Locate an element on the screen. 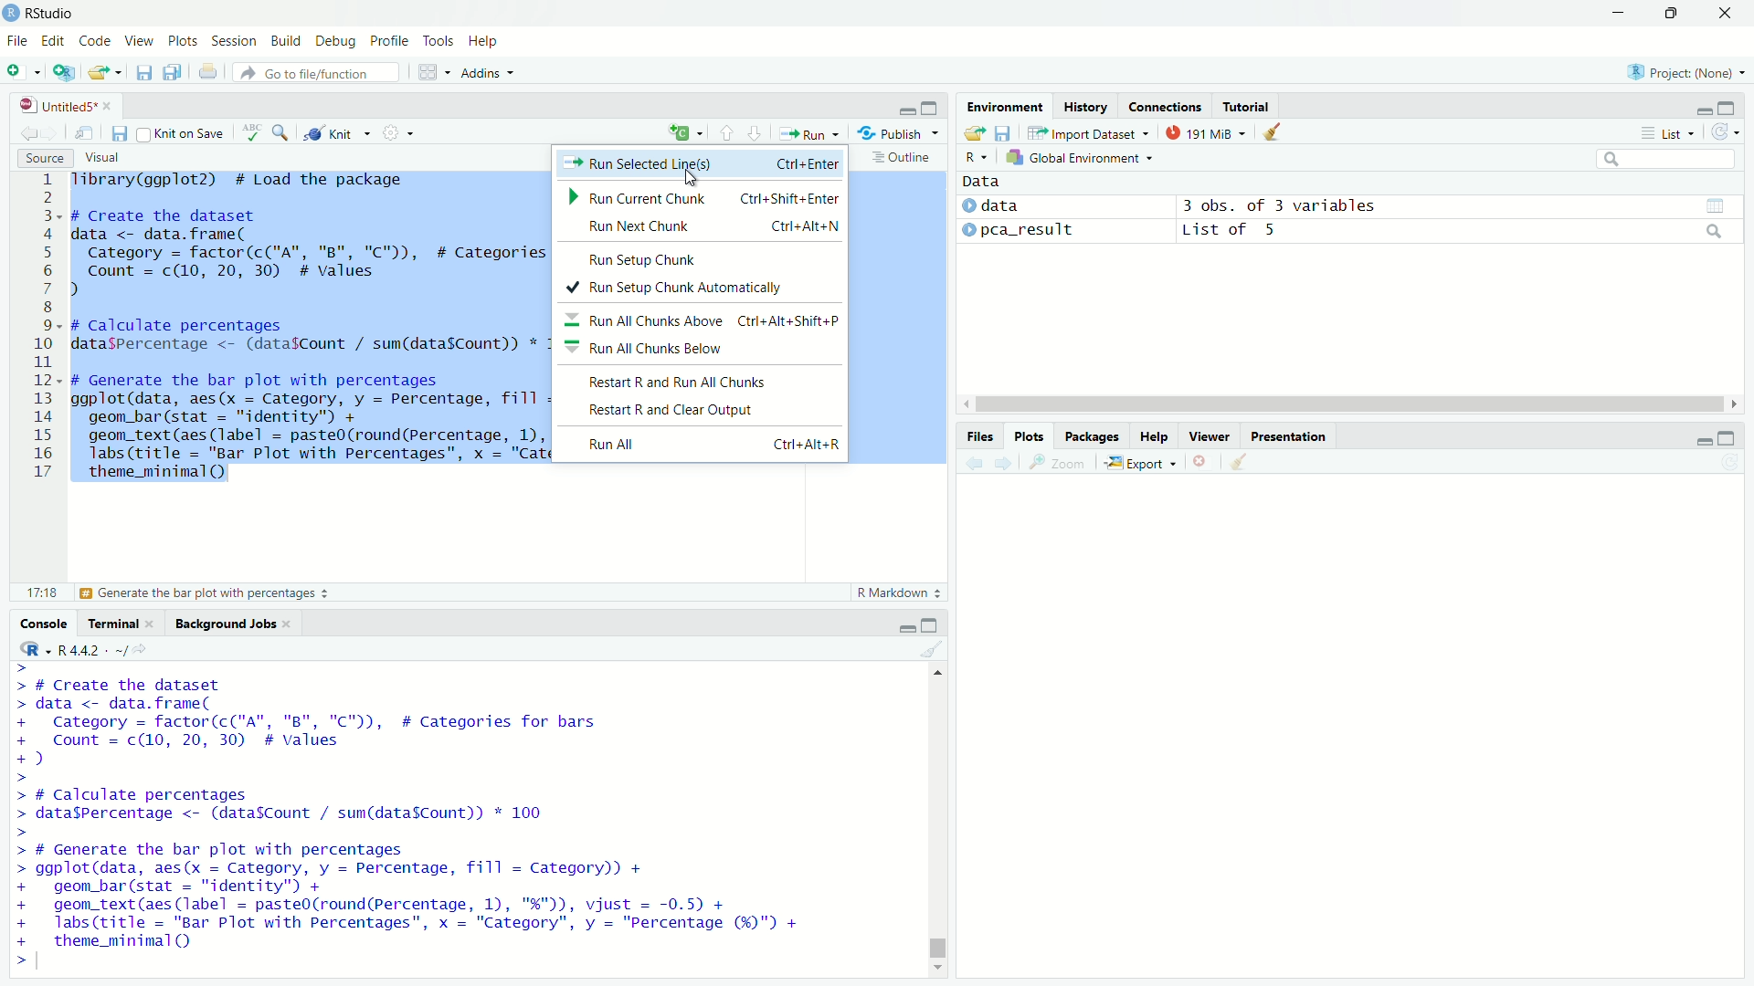 This screenshot has width=1754, height=986. save current document is located at coordinates (121, 133).